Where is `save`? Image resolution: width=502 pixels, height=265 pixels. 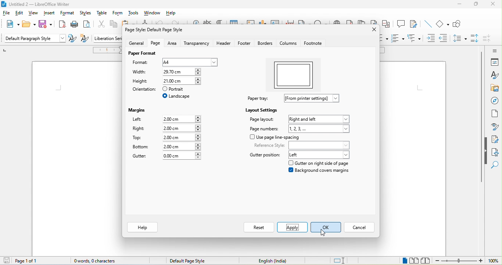 save is located at coordinates (45, 24).